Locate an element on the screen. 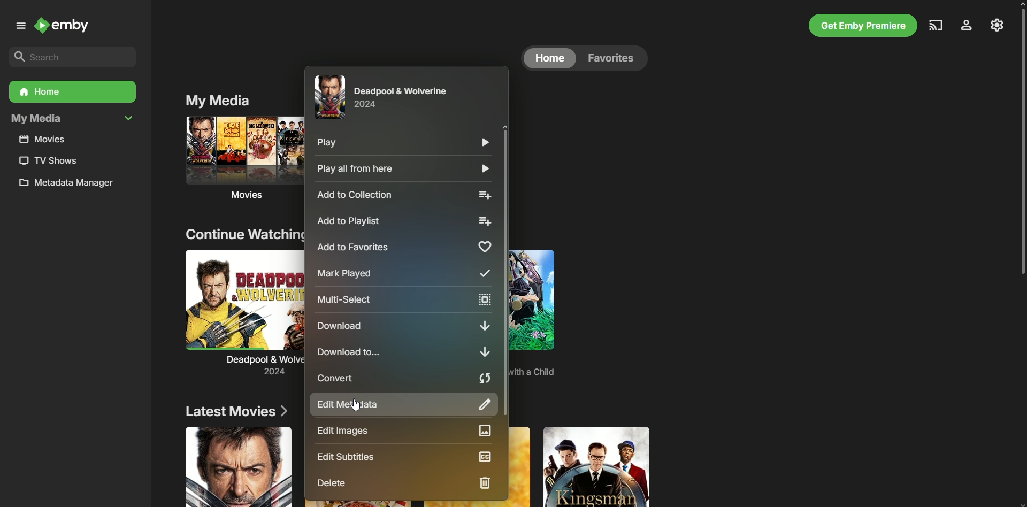 The height and width of the screenshot is (507, 1027). 2024 is located at coordinates (256, 371).